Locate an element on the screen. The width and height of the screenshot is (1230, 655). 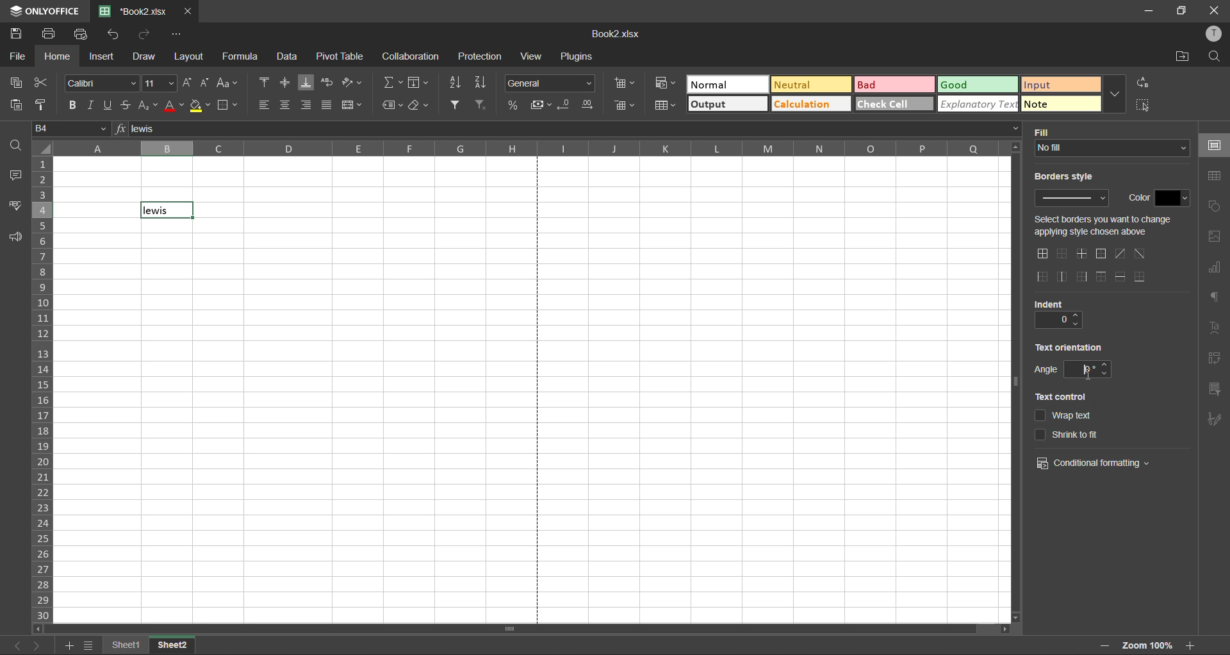
top border only is located at coordinates (1103, 276).